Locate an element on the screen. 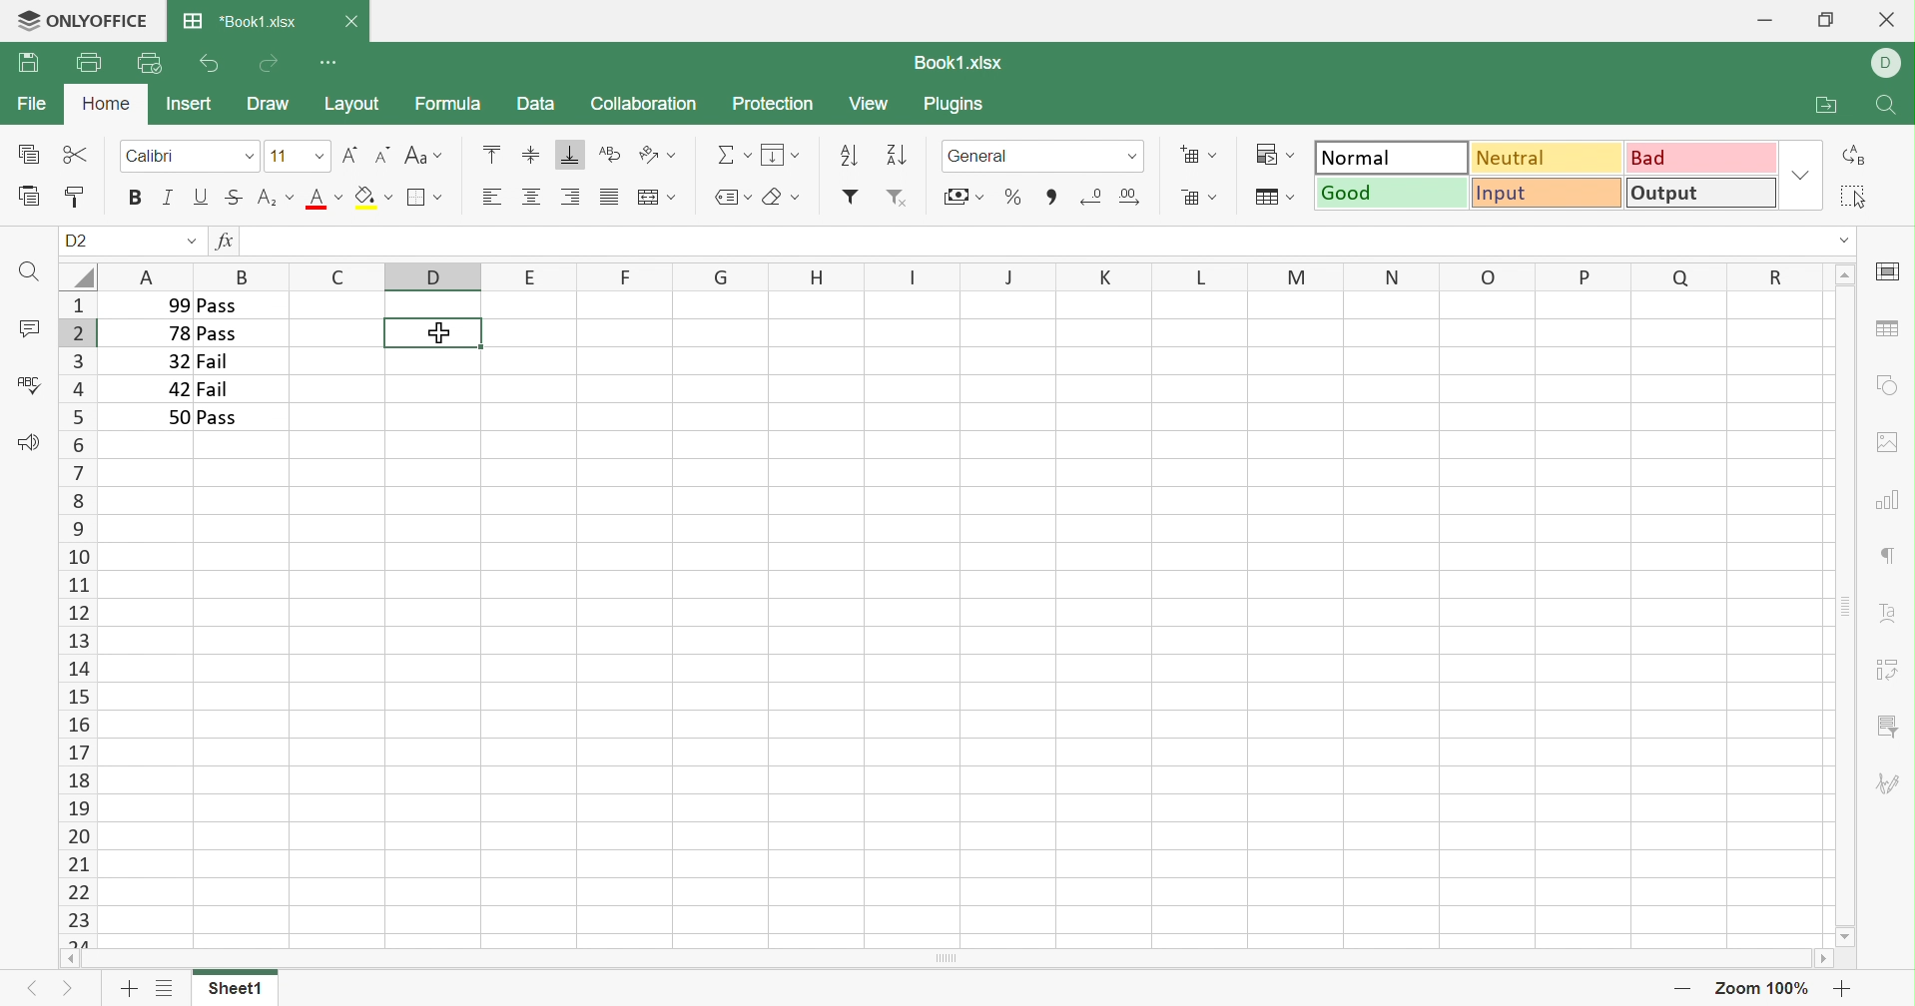  Cell settings is located at coordinates (1886, 272).